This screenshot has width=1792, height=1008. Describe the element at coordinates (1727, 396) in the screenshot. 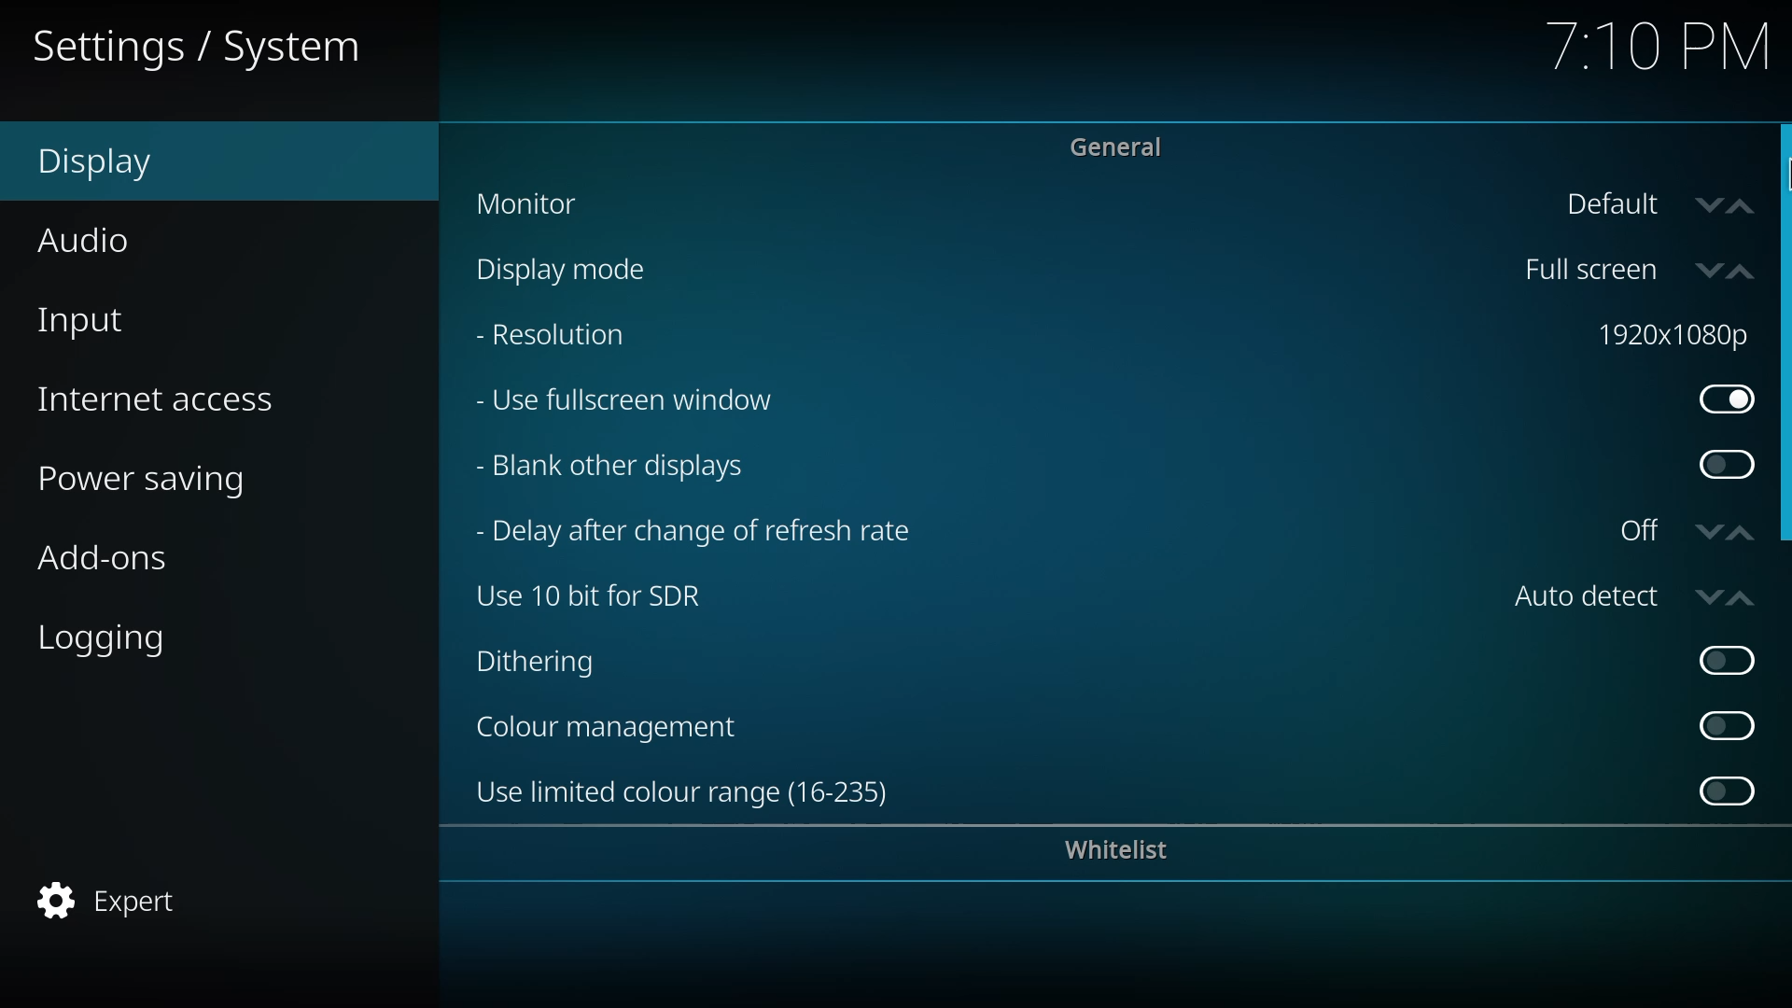

I see `enabled` at that location.